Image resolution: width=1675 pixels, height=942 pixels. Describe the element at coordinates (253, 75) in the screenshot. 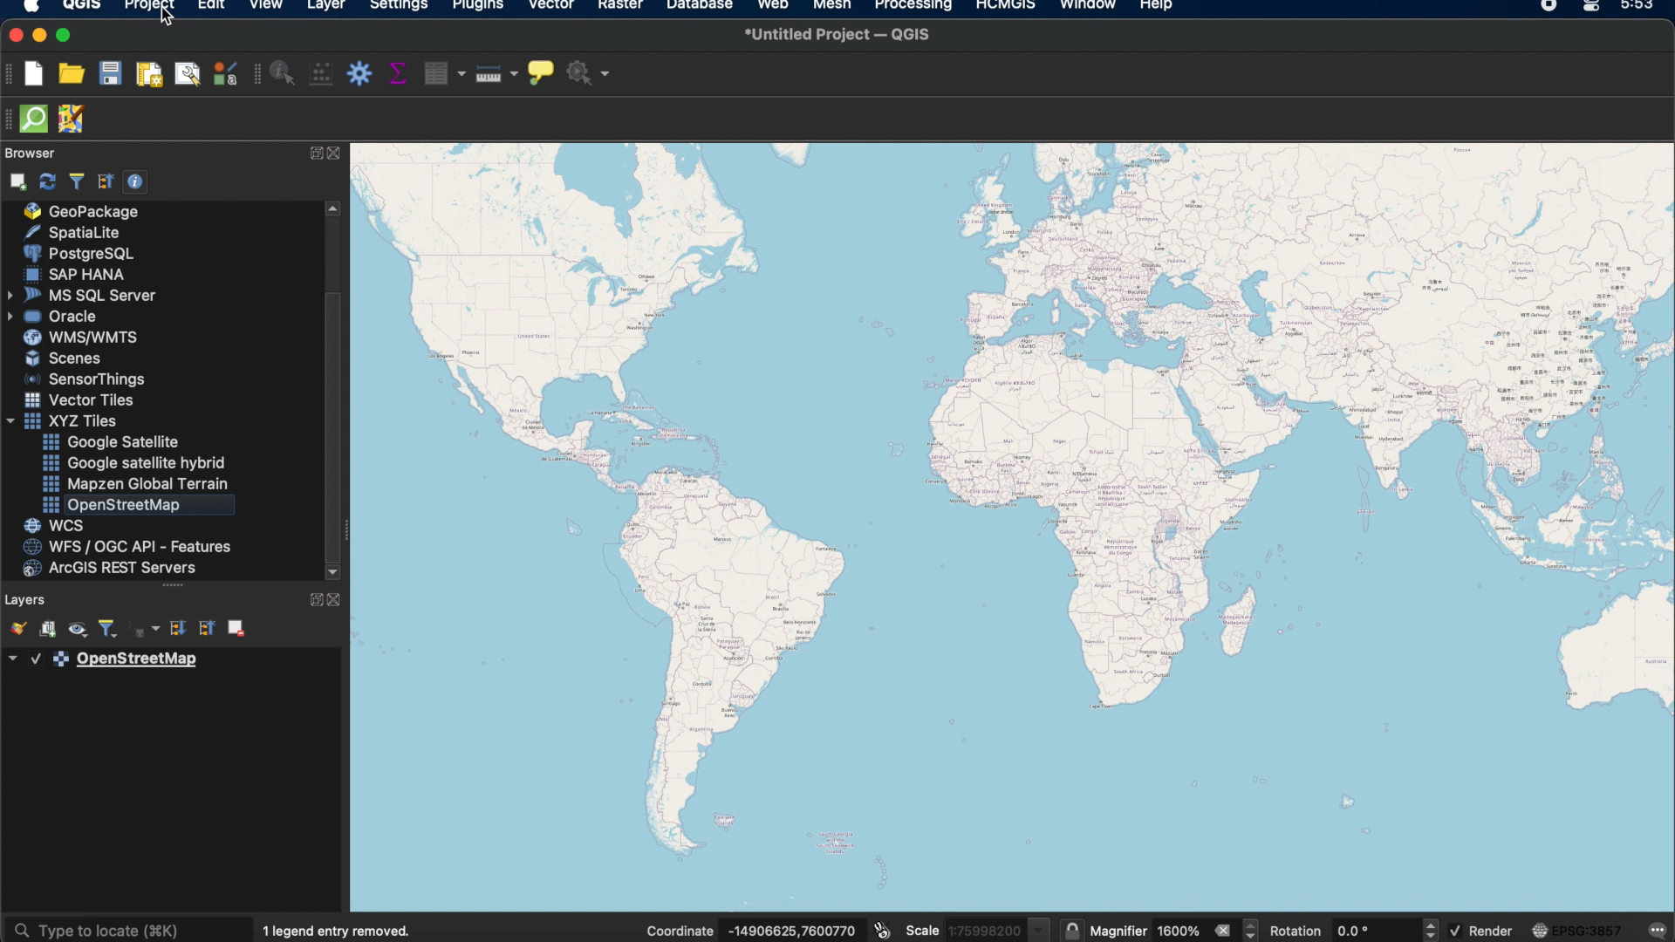

I see `attributes toolbar` at that location.